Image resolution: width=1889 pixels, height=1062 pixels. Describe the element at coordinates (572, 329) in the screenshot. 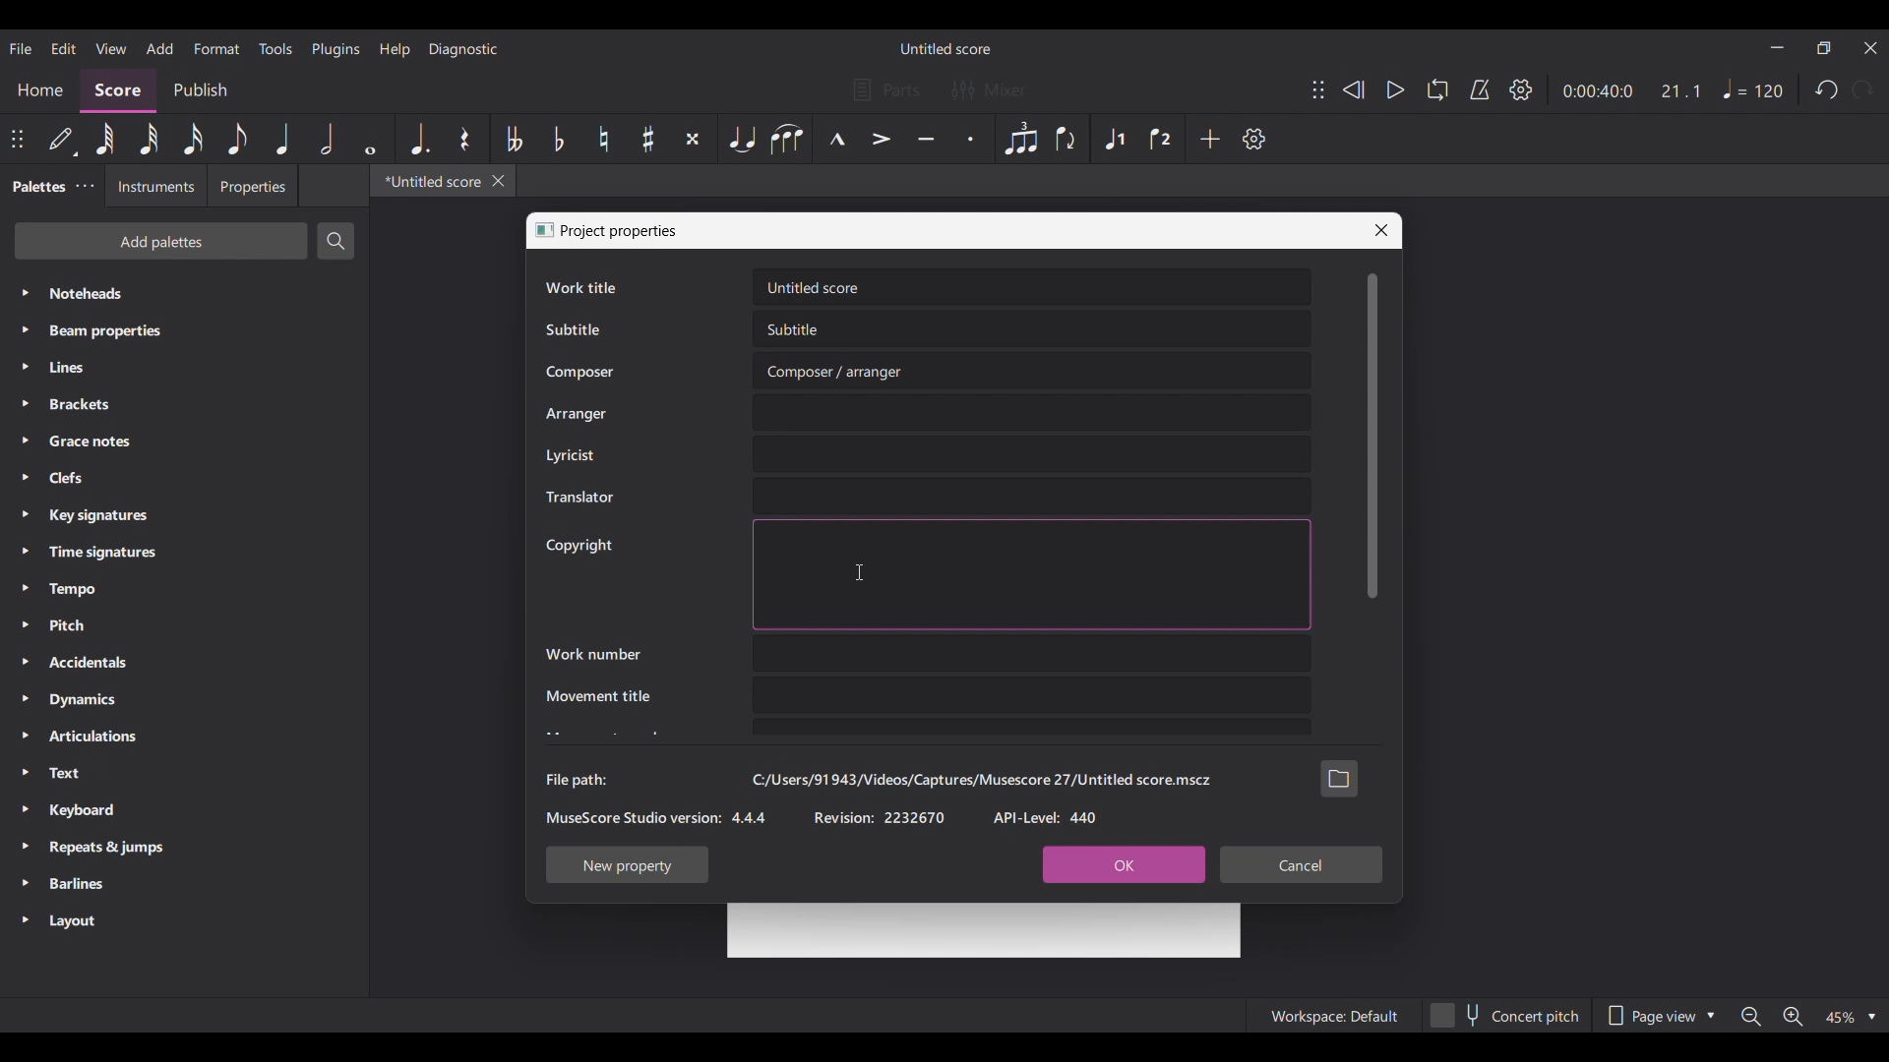

I see `Subtitle` at that location.